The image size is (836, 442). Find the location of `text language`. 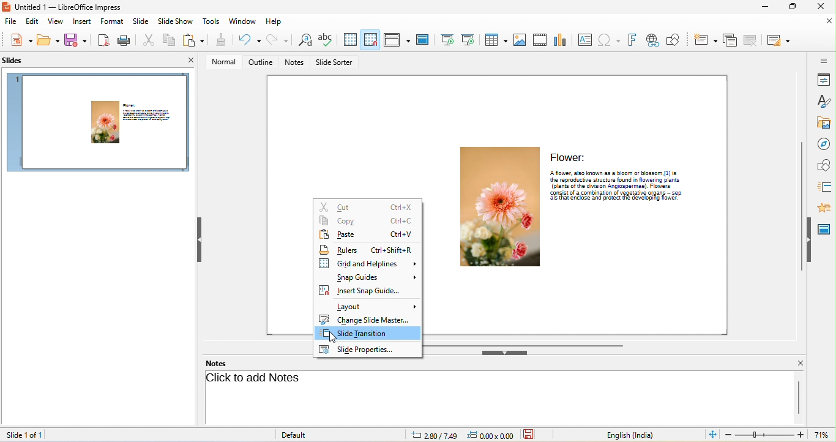

text language is located at coordinates (623, 436).